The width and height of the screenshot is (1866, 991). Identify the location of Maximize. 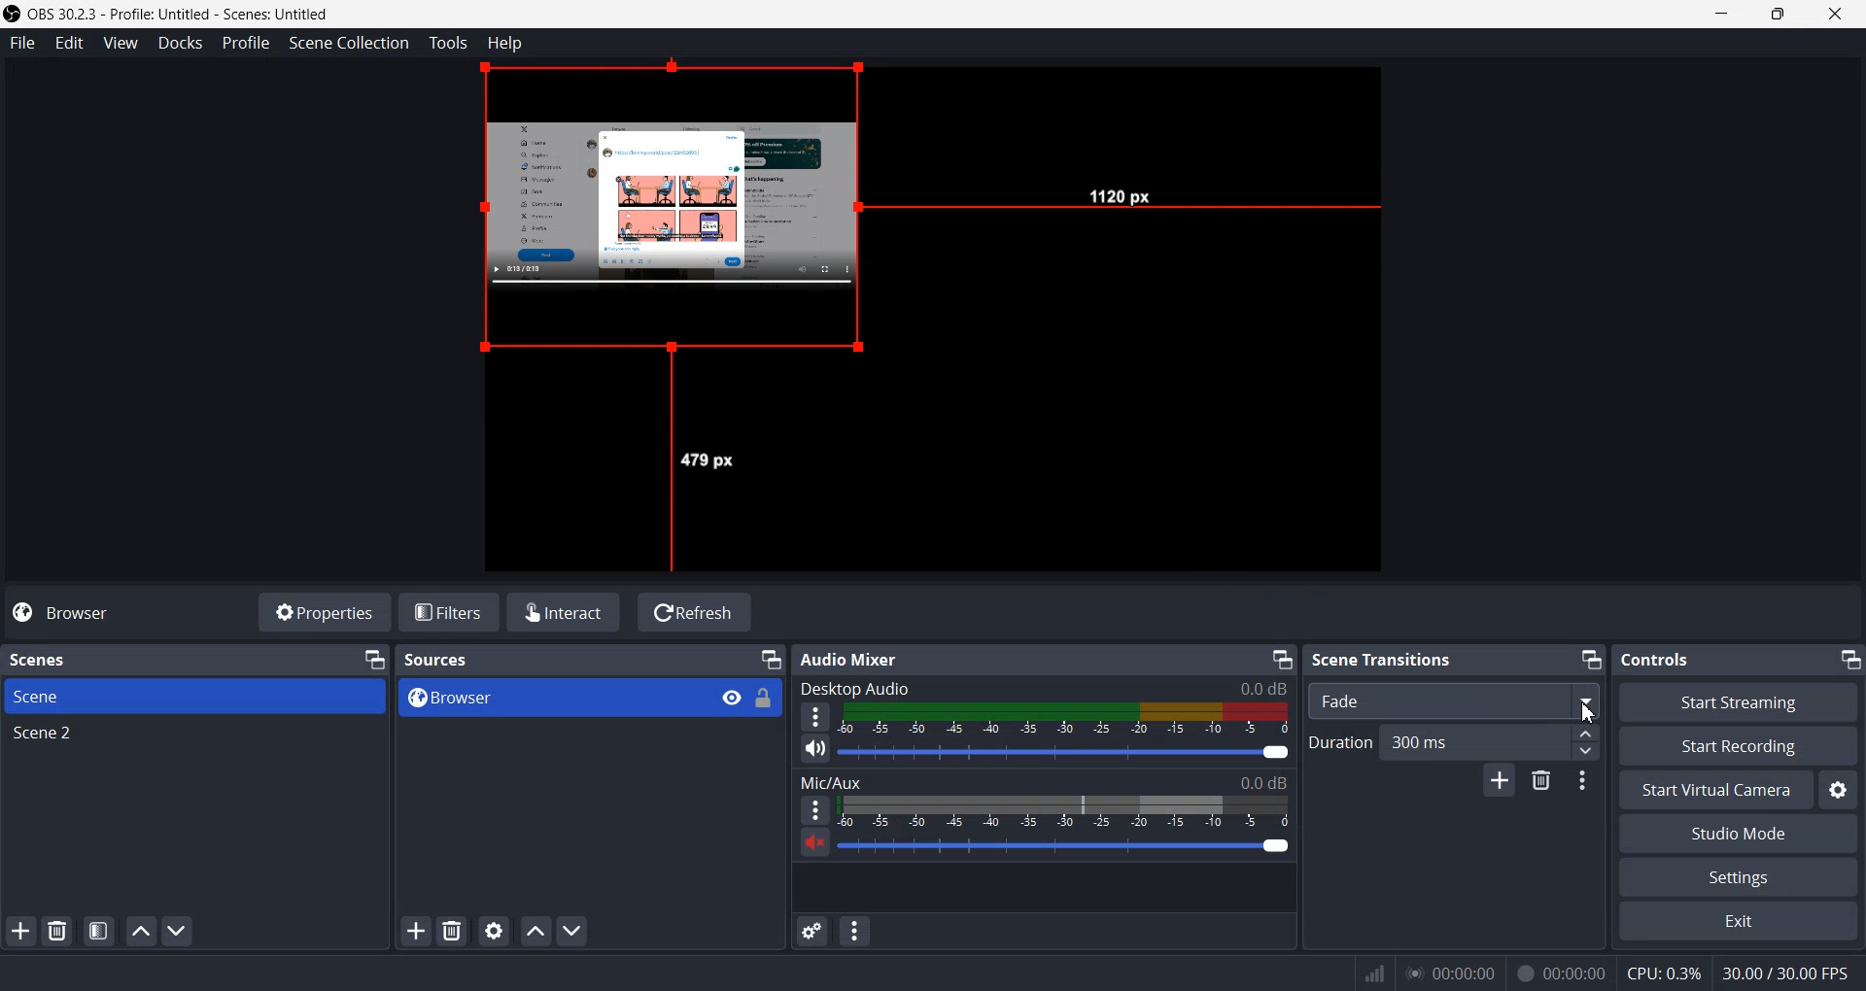
(1778, 14).